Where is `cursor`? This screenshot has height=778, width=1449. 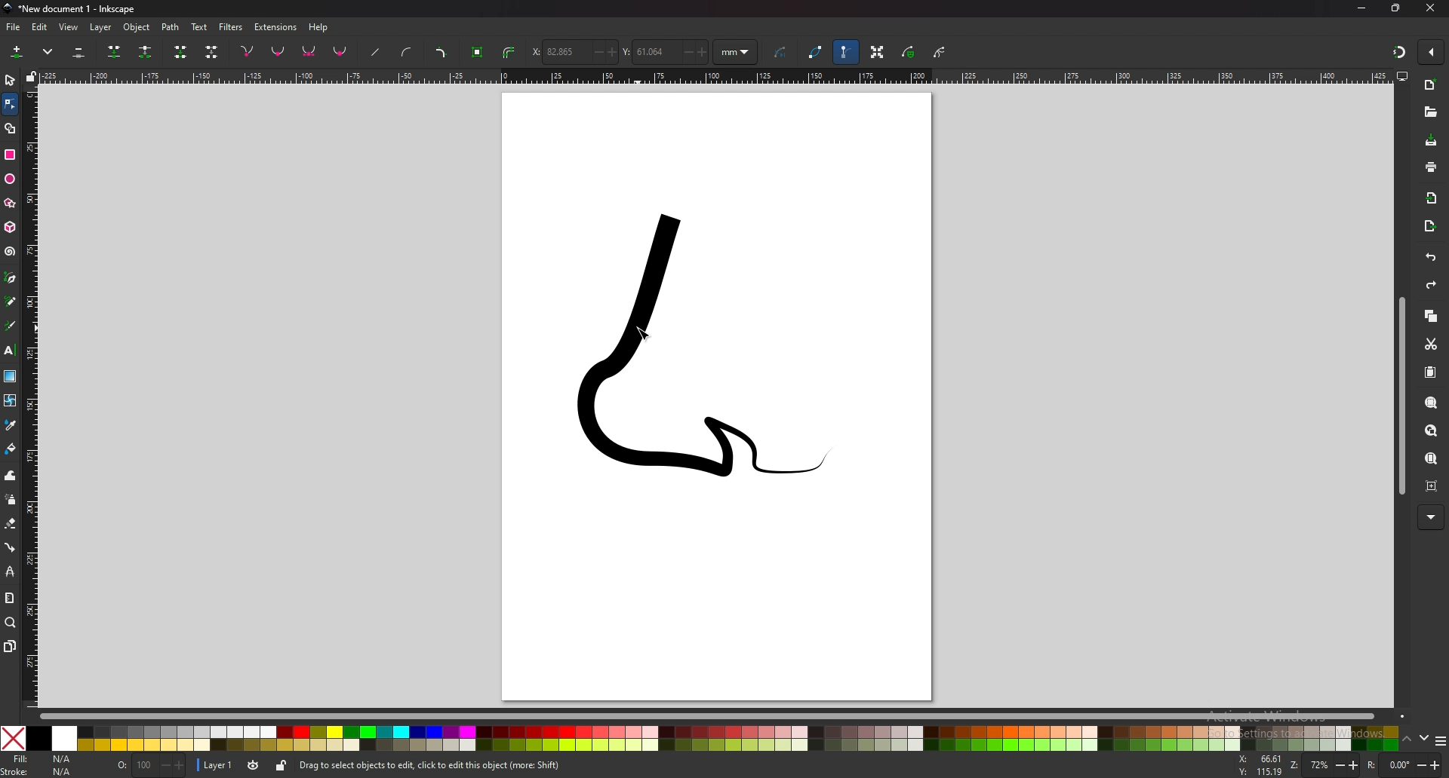 cursor is located at coordinates (645, 331).